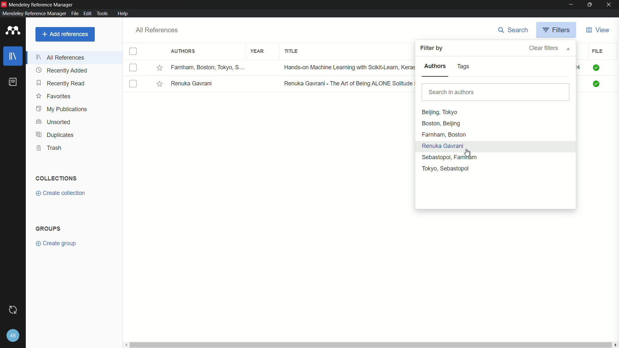  What do you see at coordinates (465, 67) in the screenshot?
I see `tags` at bounding box center [465, 67].